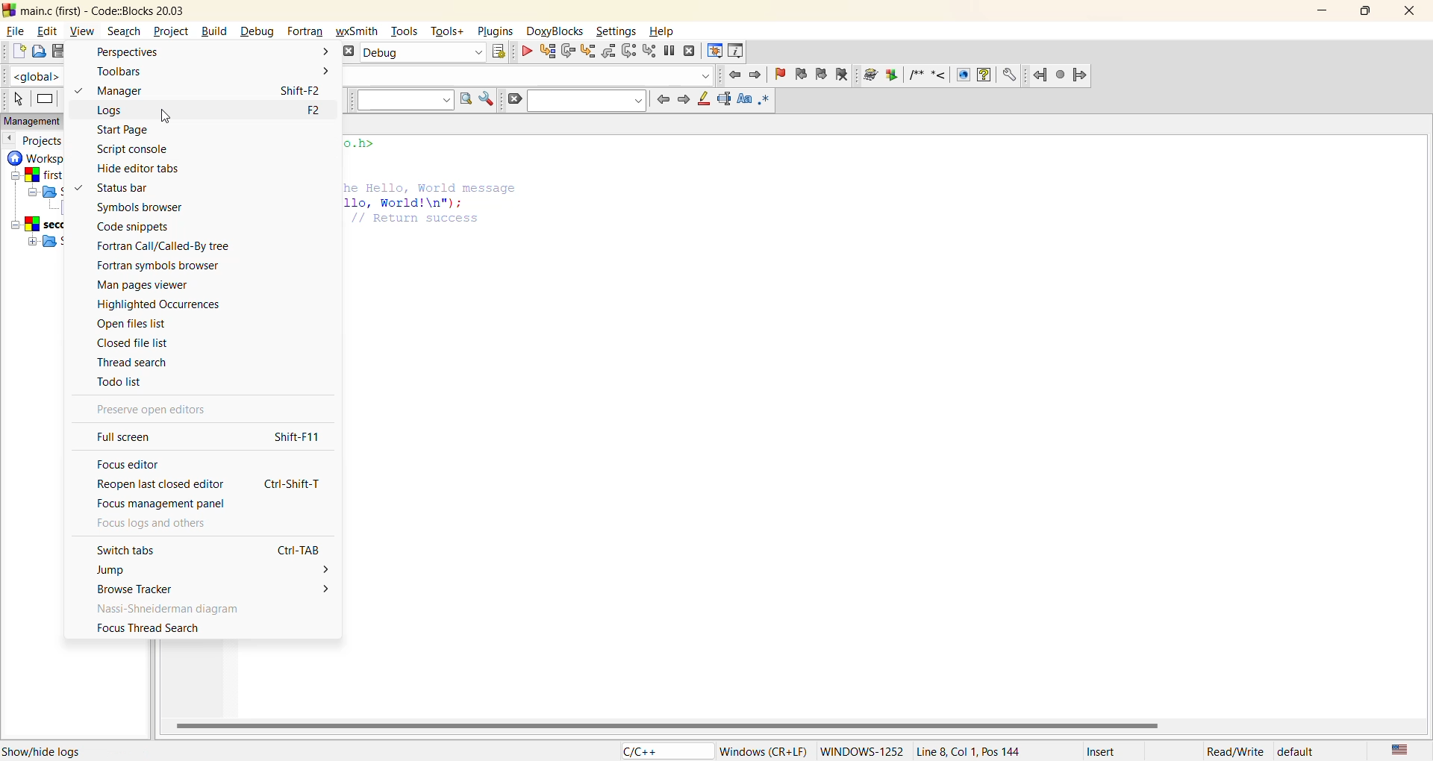  Describe the element at coordinates (131, 131) in the screenshot. I see `start page` at that location.